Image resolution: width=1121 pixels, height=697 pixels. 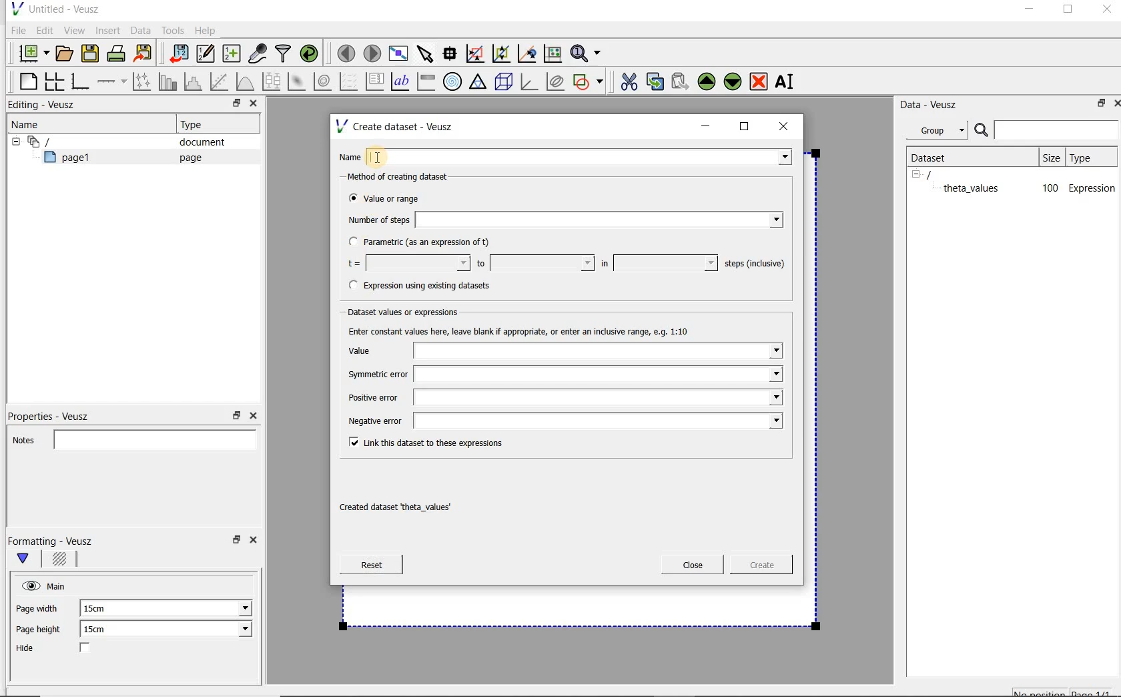 I want to click on page1, so click(x=73, y=160).